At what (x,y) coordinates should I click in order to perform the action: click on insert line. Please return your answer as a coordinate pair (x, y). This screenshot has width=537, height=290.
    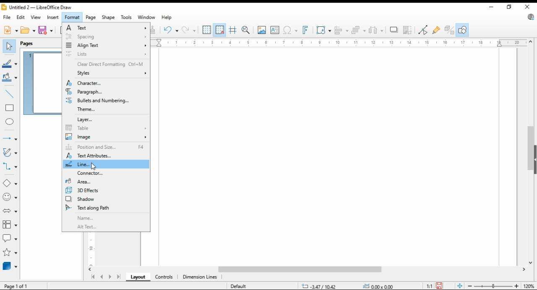
    Looking at the image, I should click on (10, 94).